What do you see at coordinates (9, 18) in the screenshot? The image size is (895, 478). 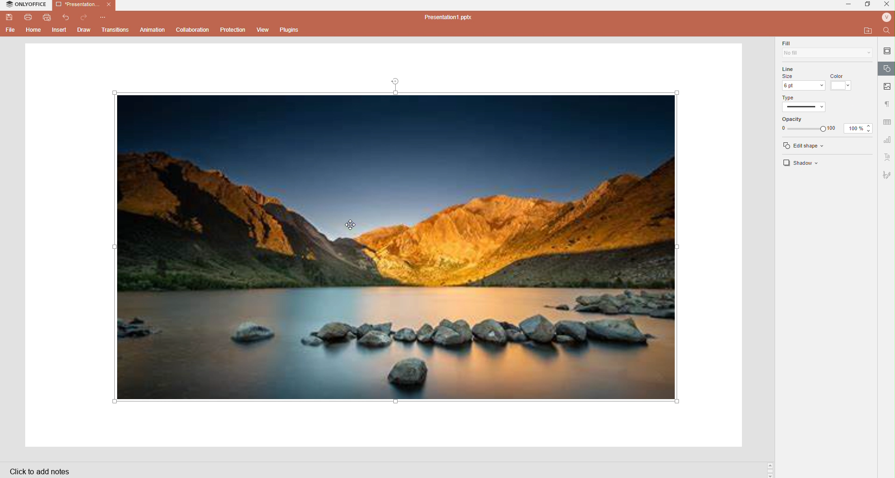 I see `Save file` at bounding box center [9, 18].